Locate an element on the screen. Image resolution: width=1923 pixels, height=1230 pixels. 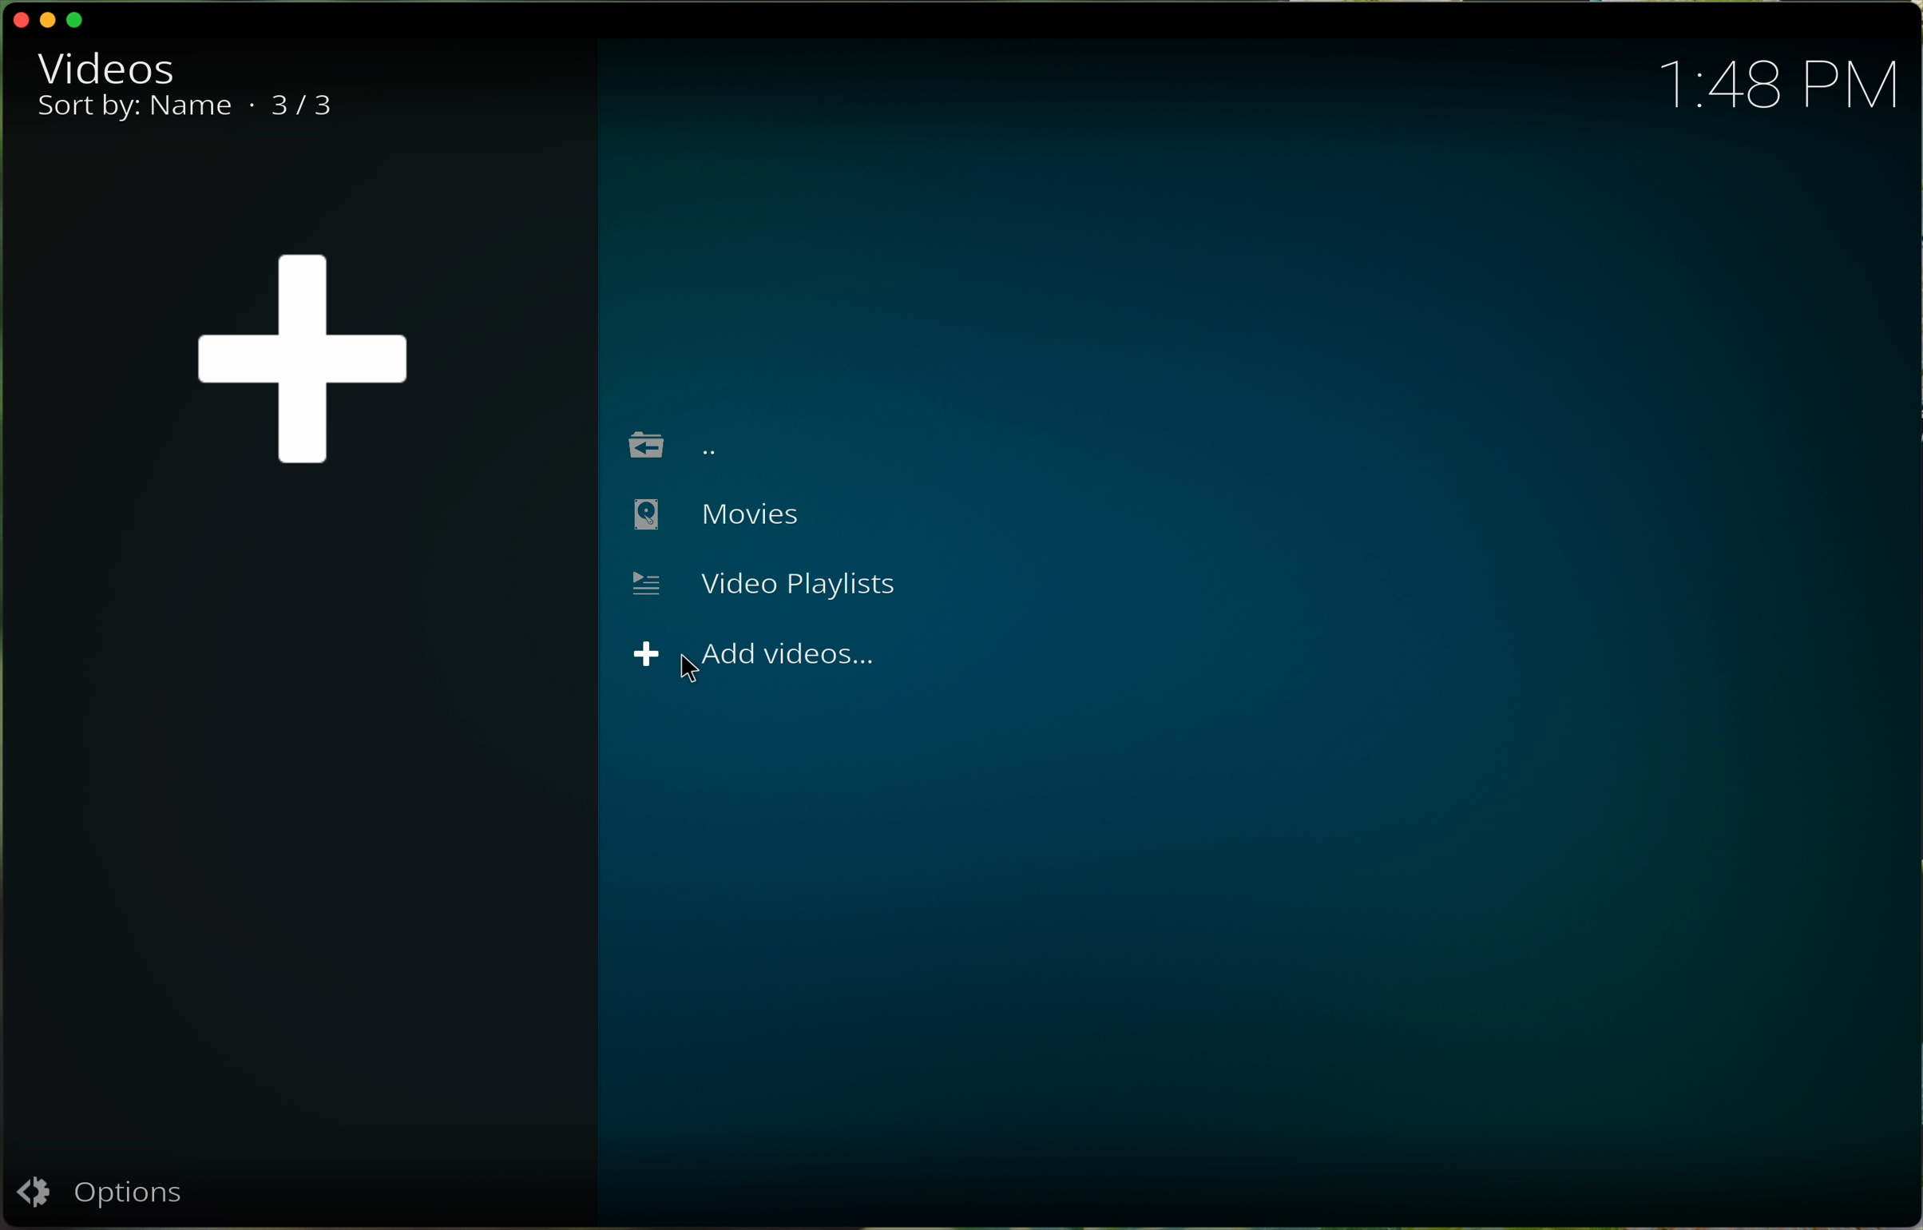
3/3 is located at coordinates (309, 108).